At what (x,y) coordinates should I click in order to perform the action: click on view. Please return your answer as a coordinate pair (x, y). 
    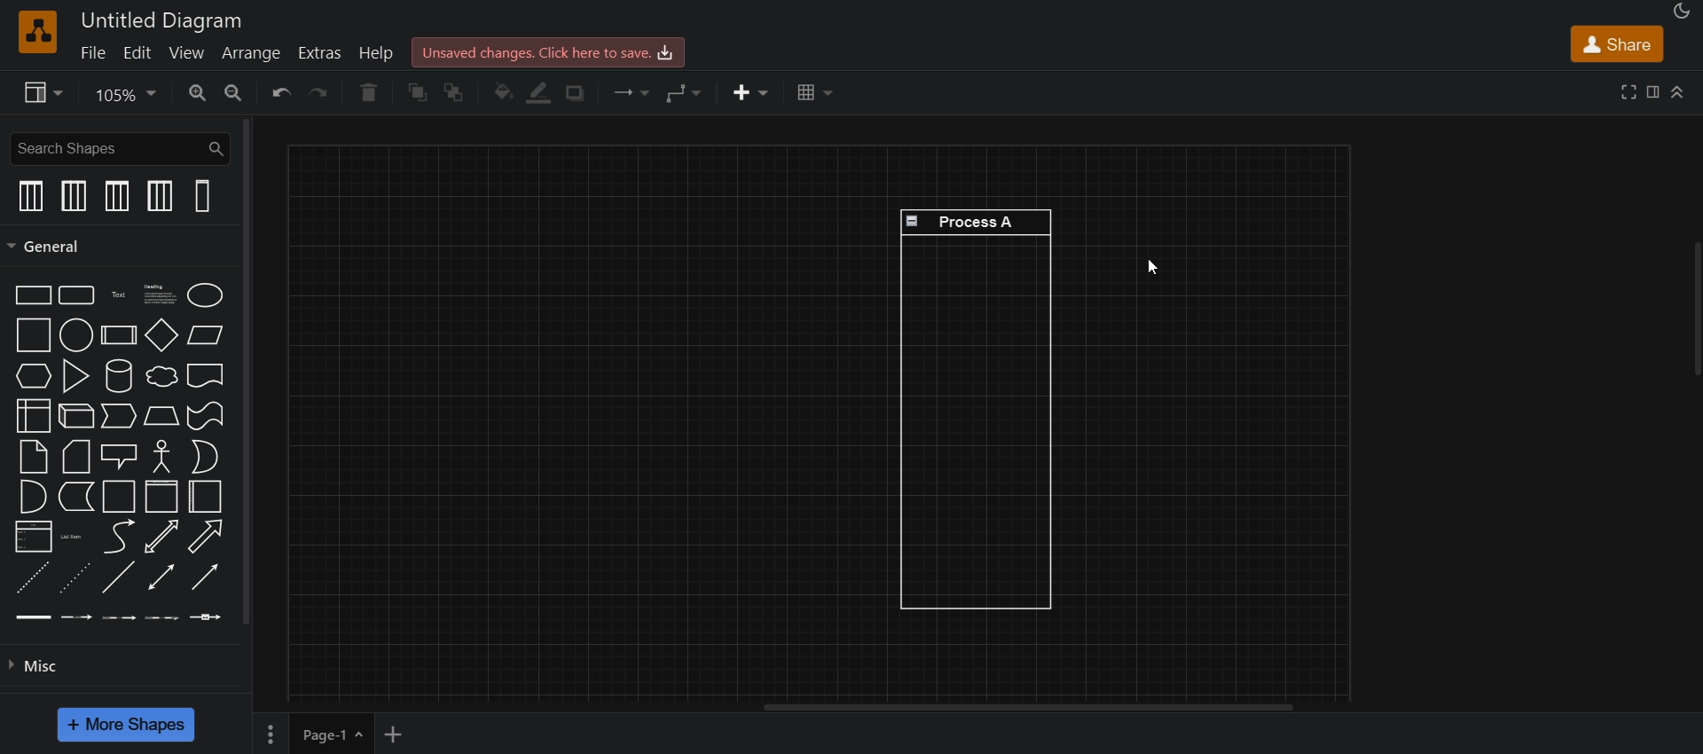
    Looking at the image, I should click on (44, 94).